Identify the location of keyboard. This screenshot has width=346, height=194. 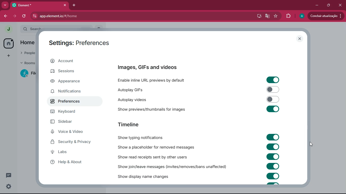
(72, 112).